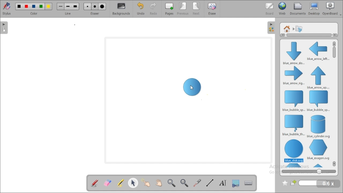 The image size is (343, 193). Describe the element at coordinates (249, 183) in the screenshot. I see `display virtual keyboard` at that location.